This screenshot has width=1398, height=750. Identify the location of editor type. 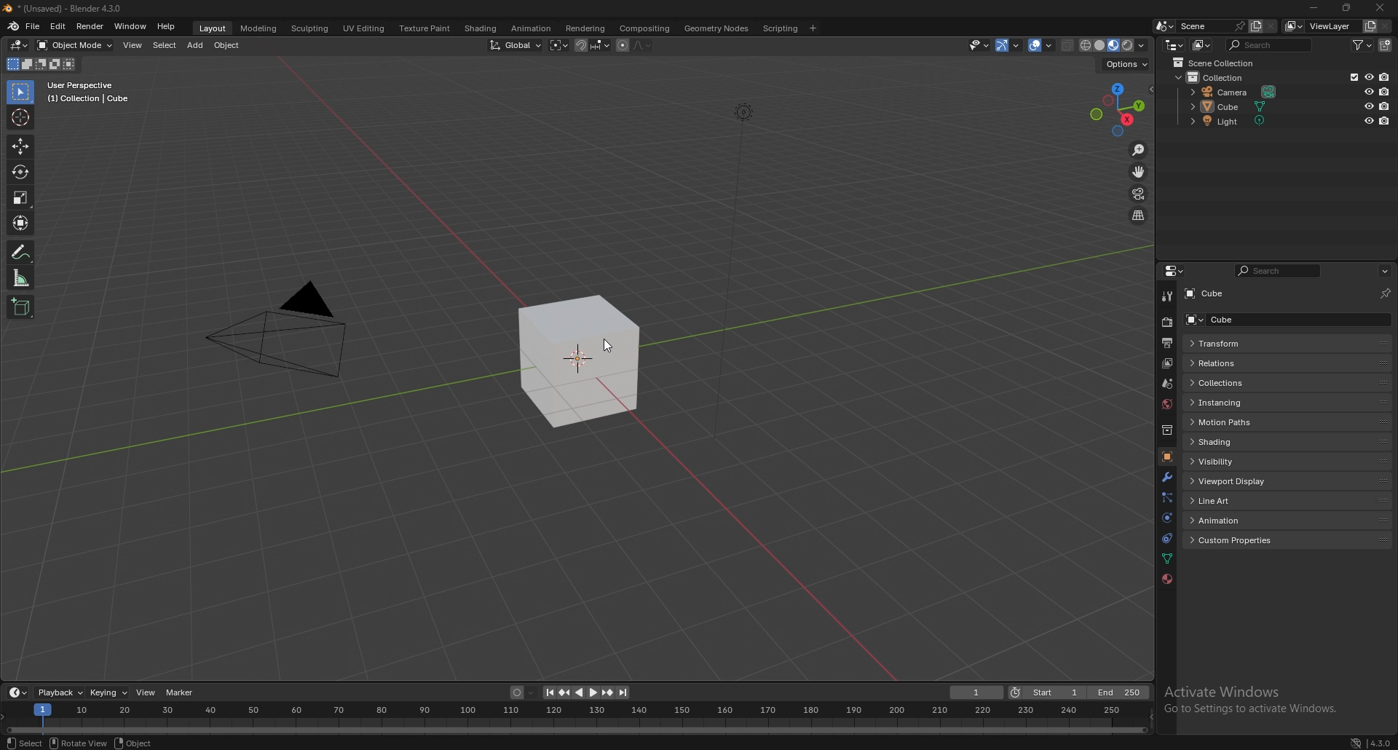
(1174, 45).